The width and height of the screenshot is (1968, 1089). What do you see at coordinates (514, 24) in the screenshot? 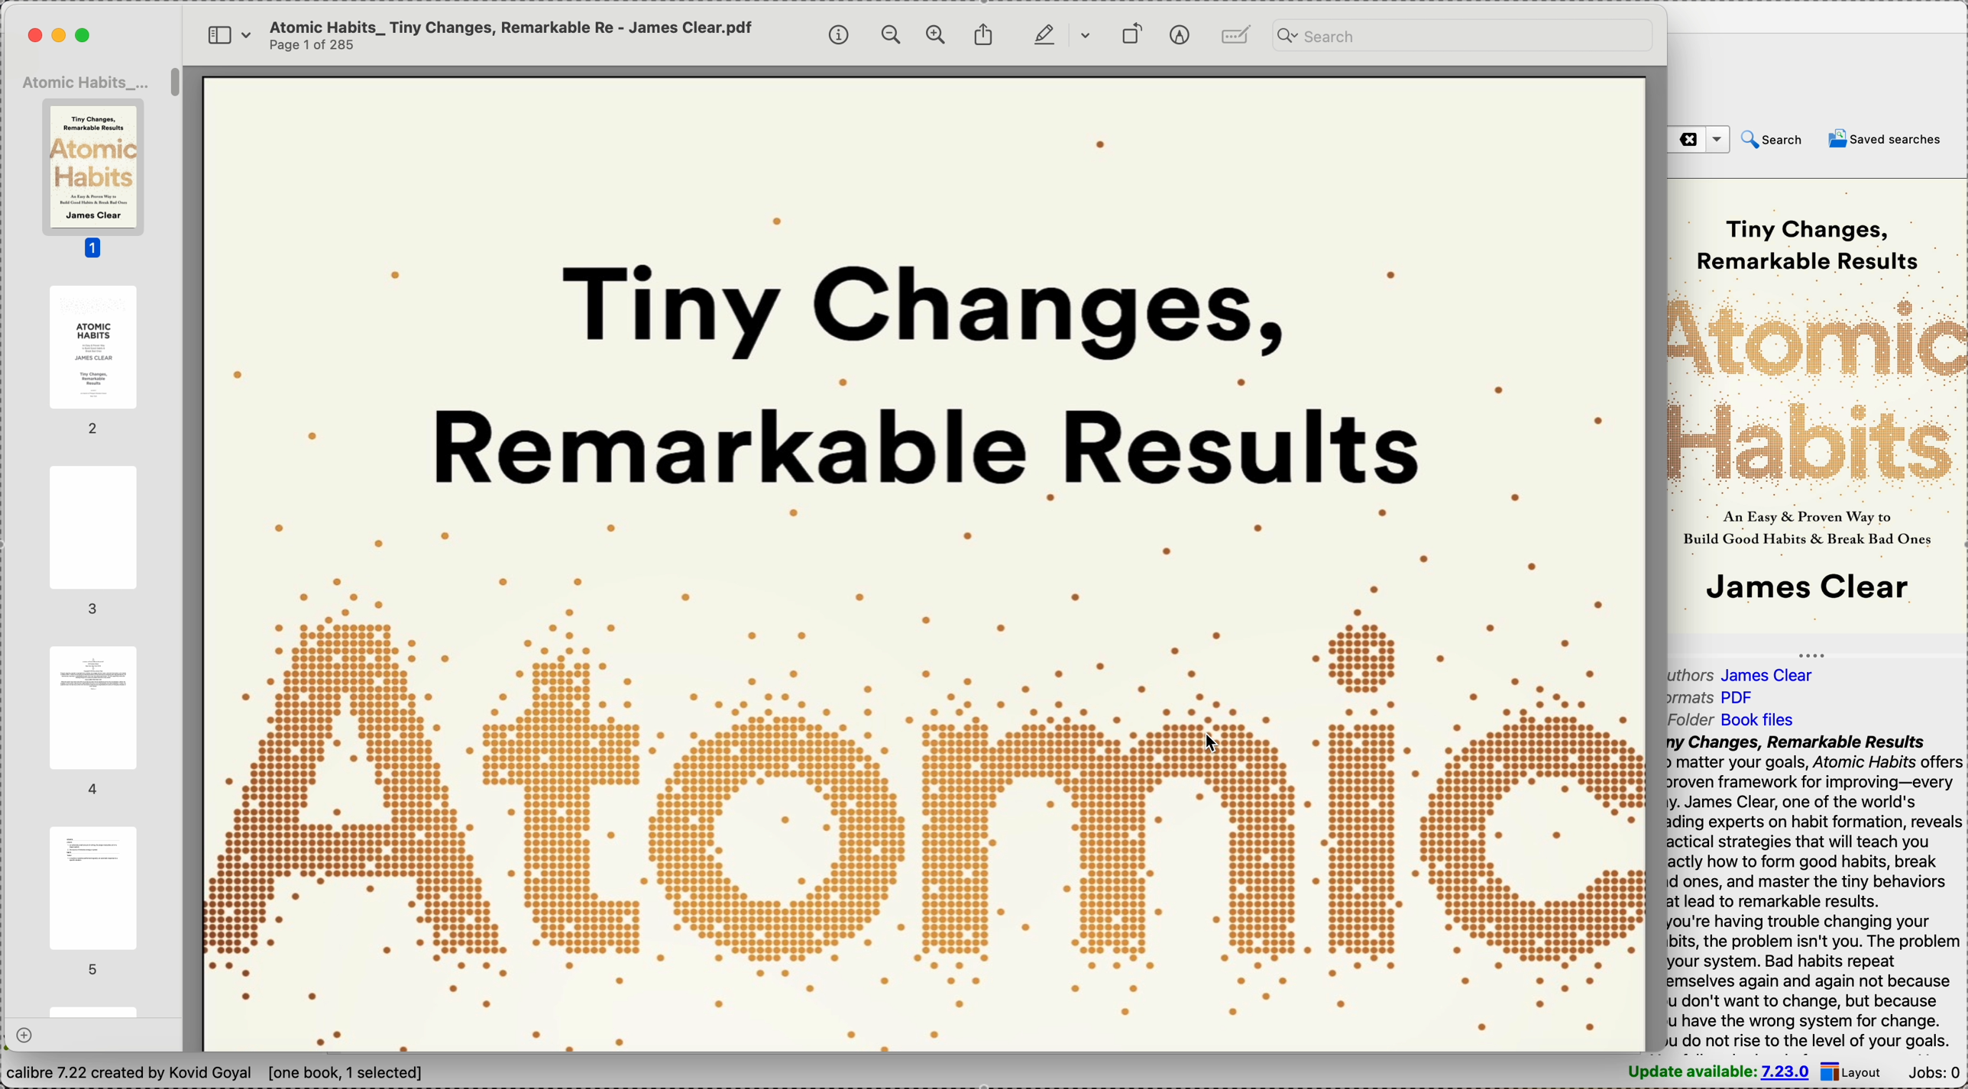
I see `document` at bounding box center [514, 24].